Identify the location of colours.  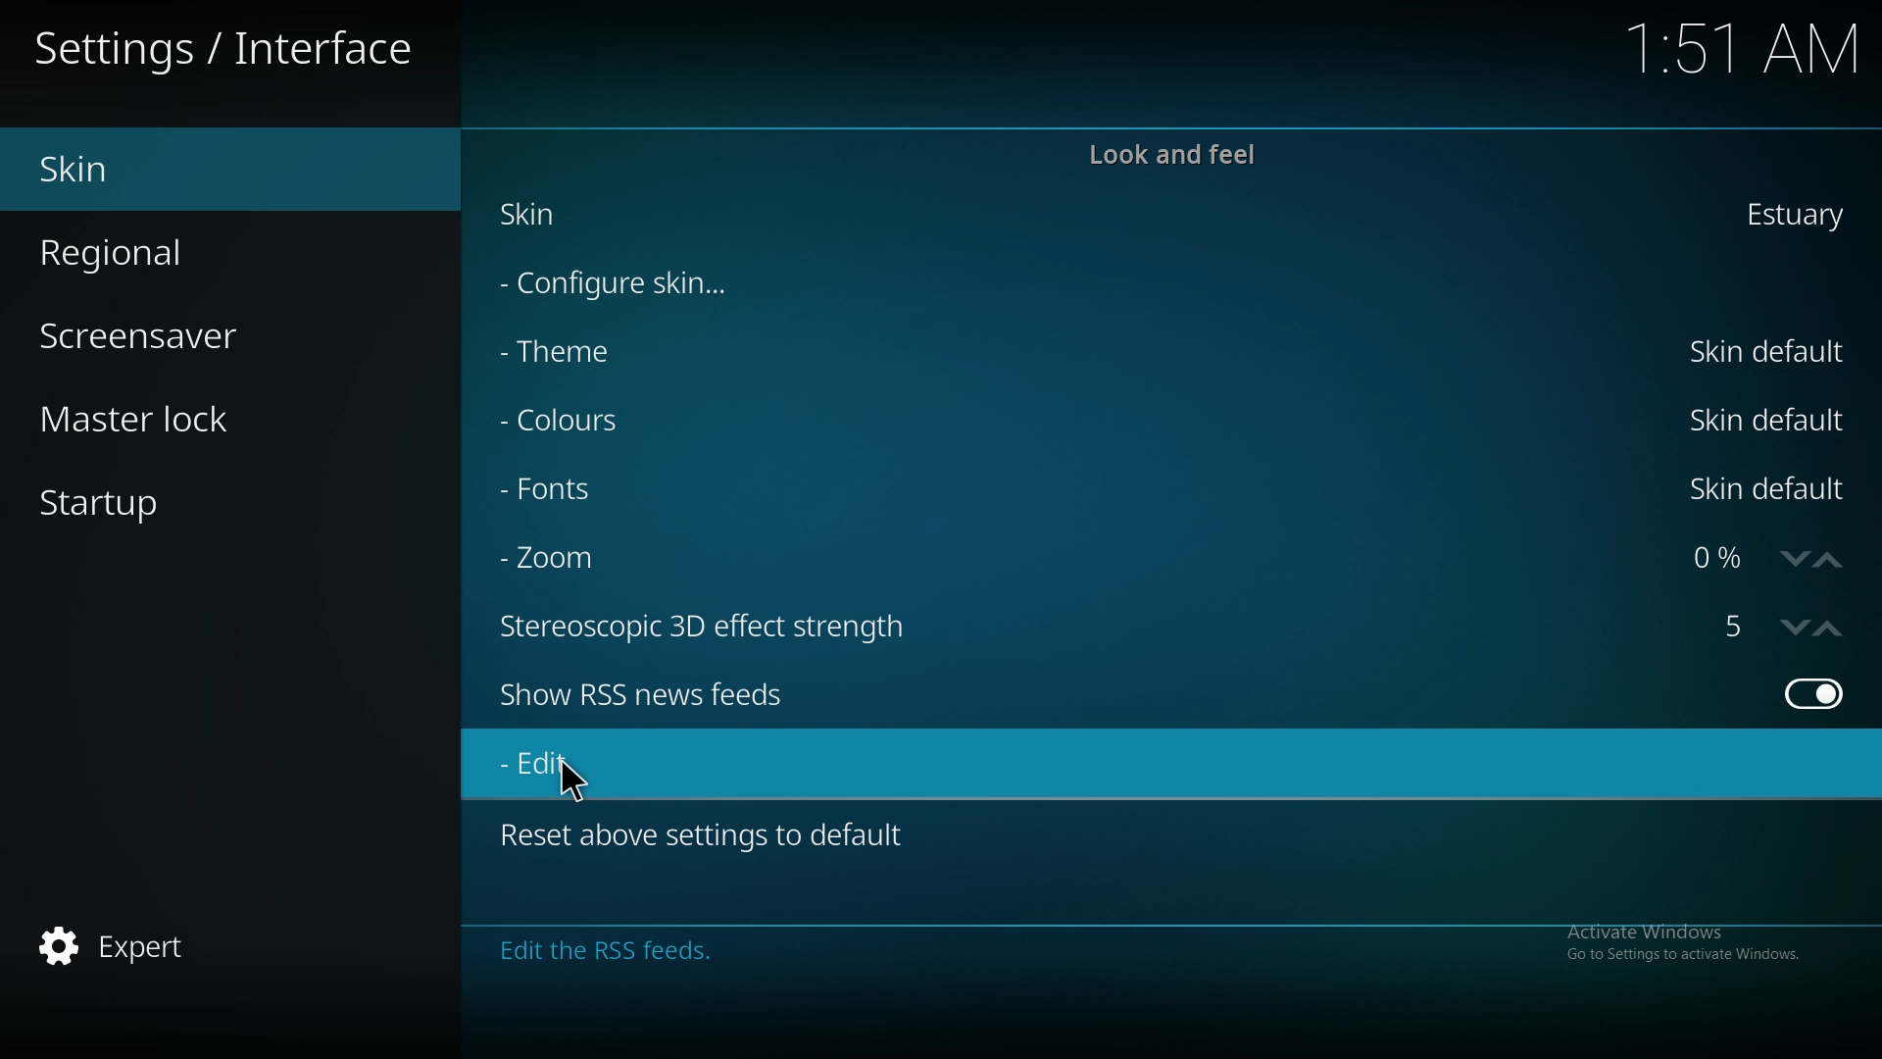
(586, 424).